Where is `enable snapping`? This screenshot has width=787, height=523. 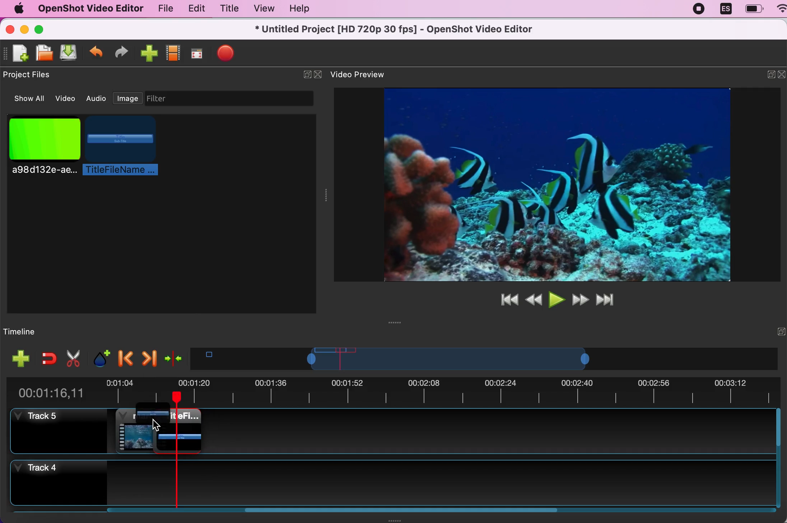 enable snapping is located at coordinates (46, 358).